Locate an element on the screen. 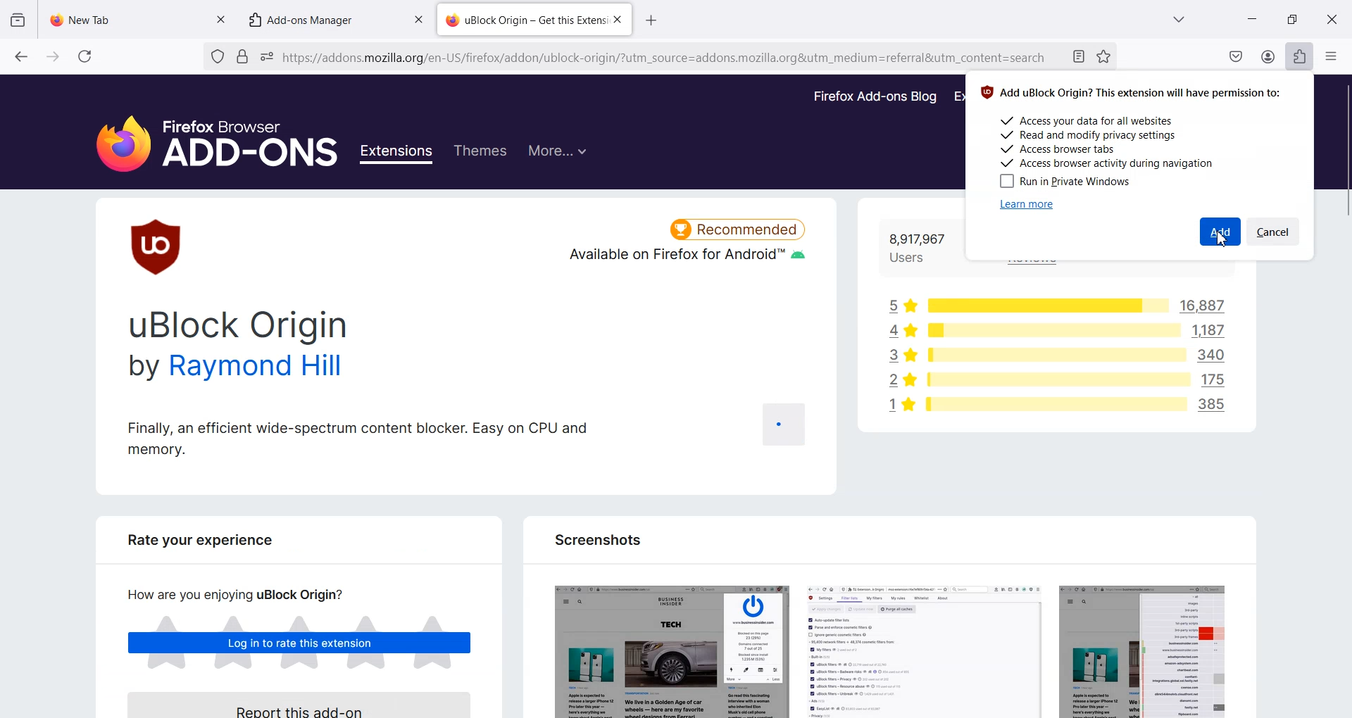  8,917,967 Users is located at coordinates (918, 248).